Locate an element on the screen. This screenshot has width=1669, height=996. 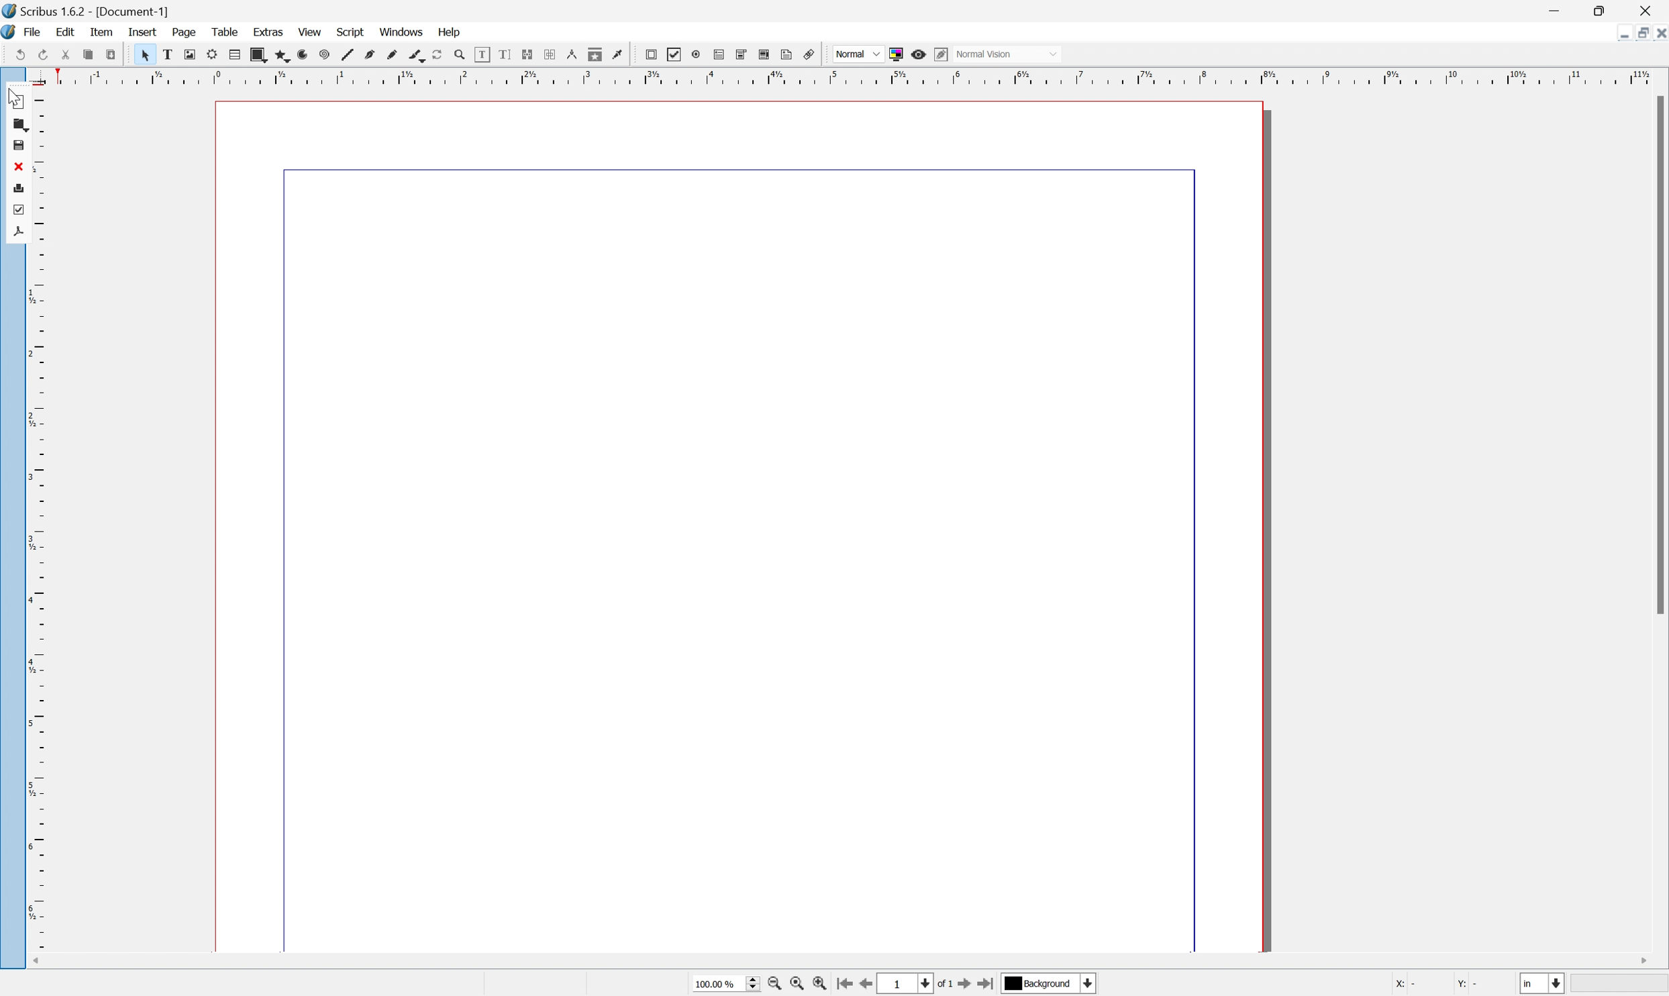
go to next page is located at coordinates (961, 985).